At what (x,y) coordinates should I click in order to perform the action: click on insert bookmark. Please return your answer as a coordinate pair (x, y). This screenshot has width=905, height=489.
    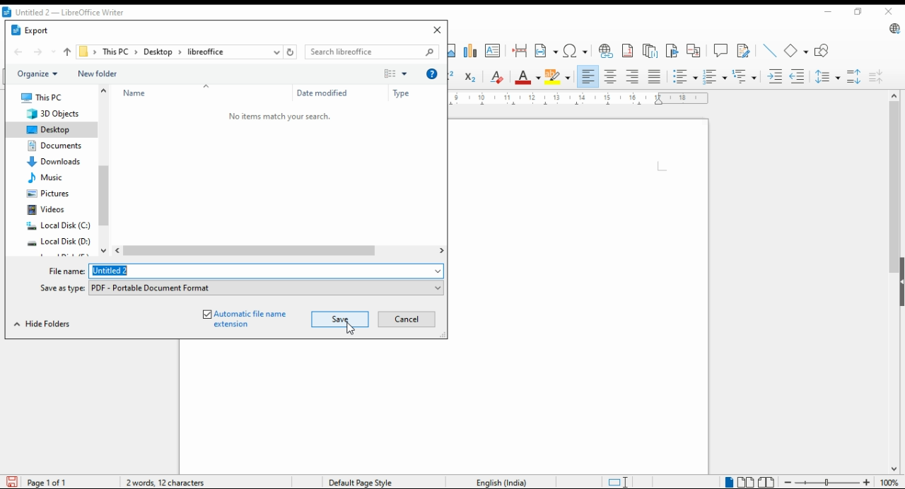
    Looking at the image, I should click on (672, 49).